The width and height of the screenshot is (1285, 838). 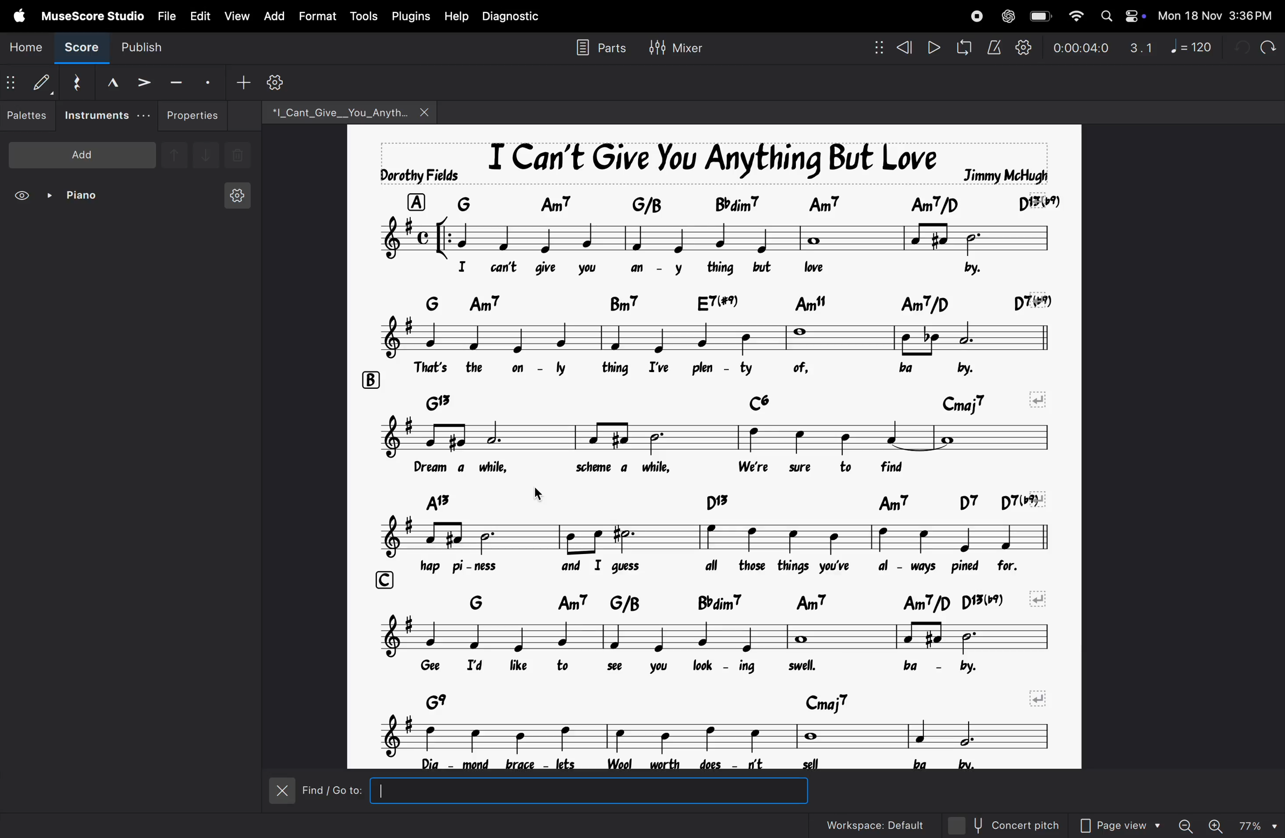 What do you see at coordinates (1185, 825) in the screenshot?
I see `zoom out` at bounding box center [1185, 825].